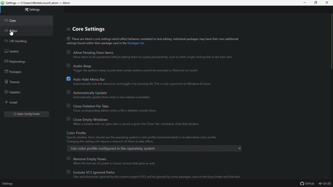 The image size is (333, 187). Describe the element at coordinates (8, 183) in the screenshot. I see `settings` at that location.